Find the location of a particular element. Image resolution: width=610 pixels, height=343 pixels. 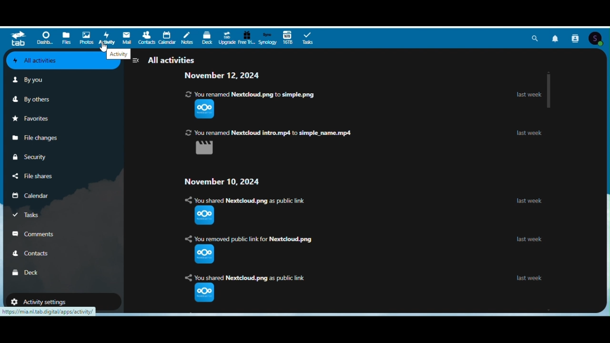

Synology is located at coordinates (267, 39).